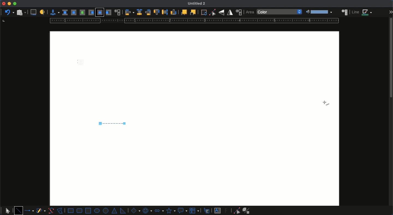 This screenshot has height=215, width=393. Describe the element at coordinates (9, 12) in the screenshot. I see `undo` at that location.